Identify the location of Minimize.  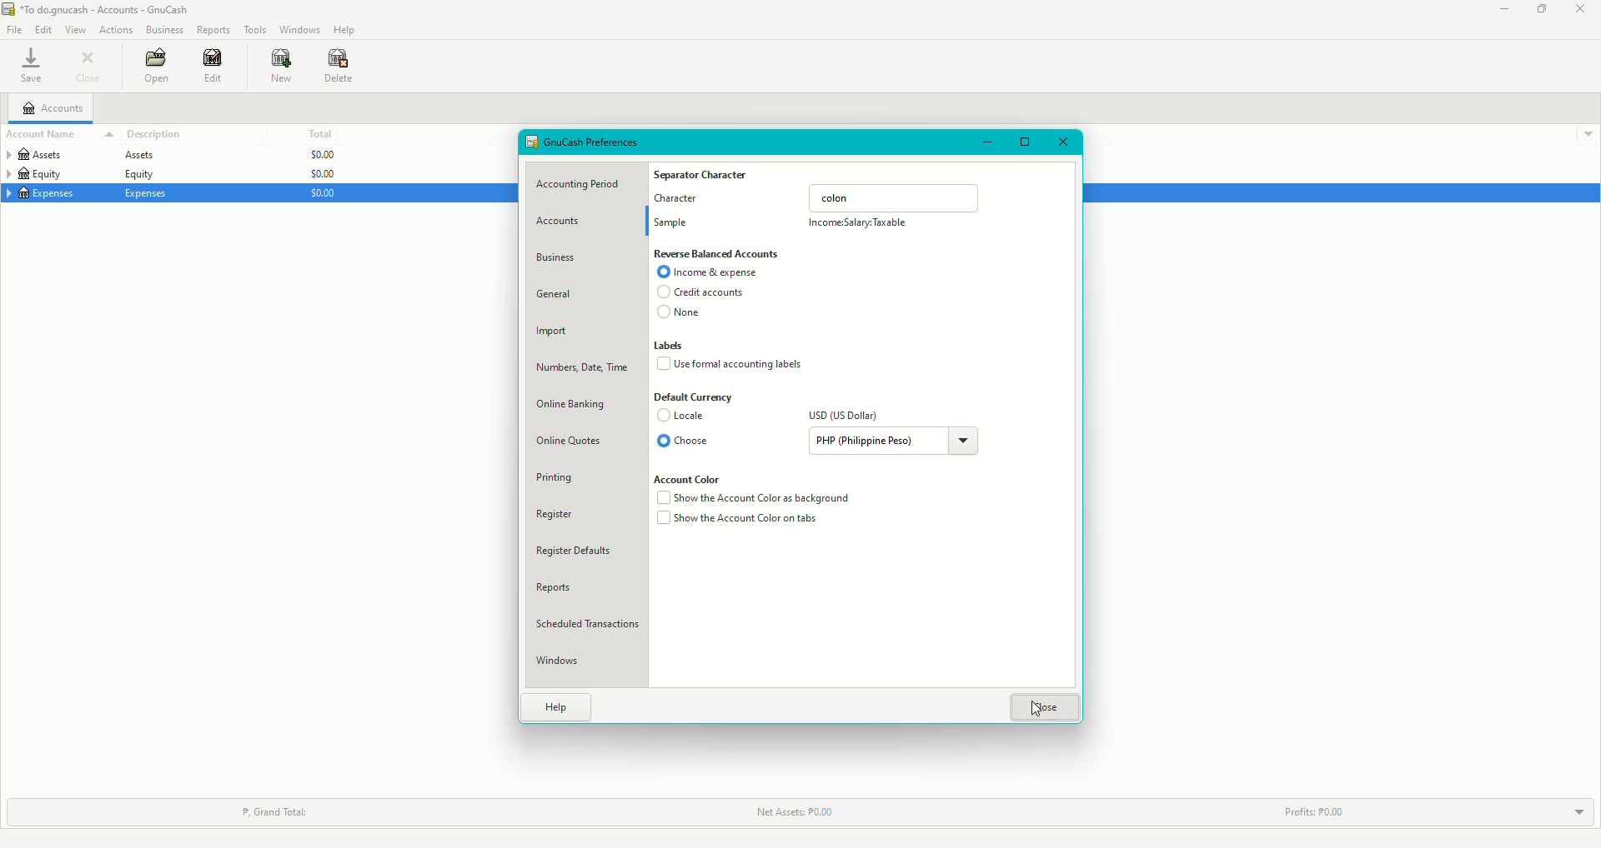
(989, 142).